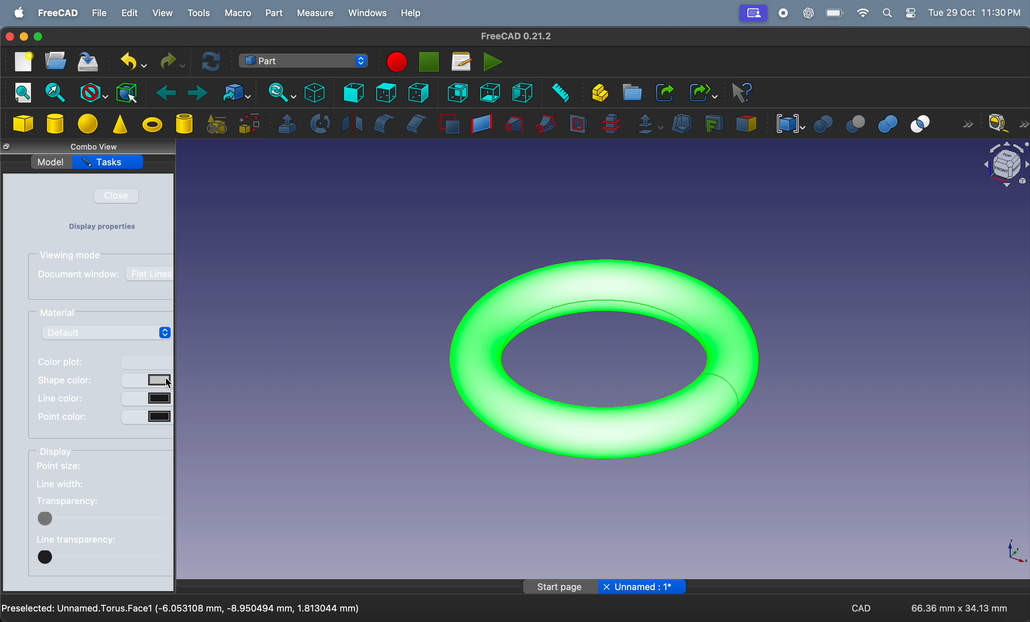 The image size is (1030, 622). Describe the element at coordinates (449, 125) in the screenshot. I see `make face from wires` at that location.